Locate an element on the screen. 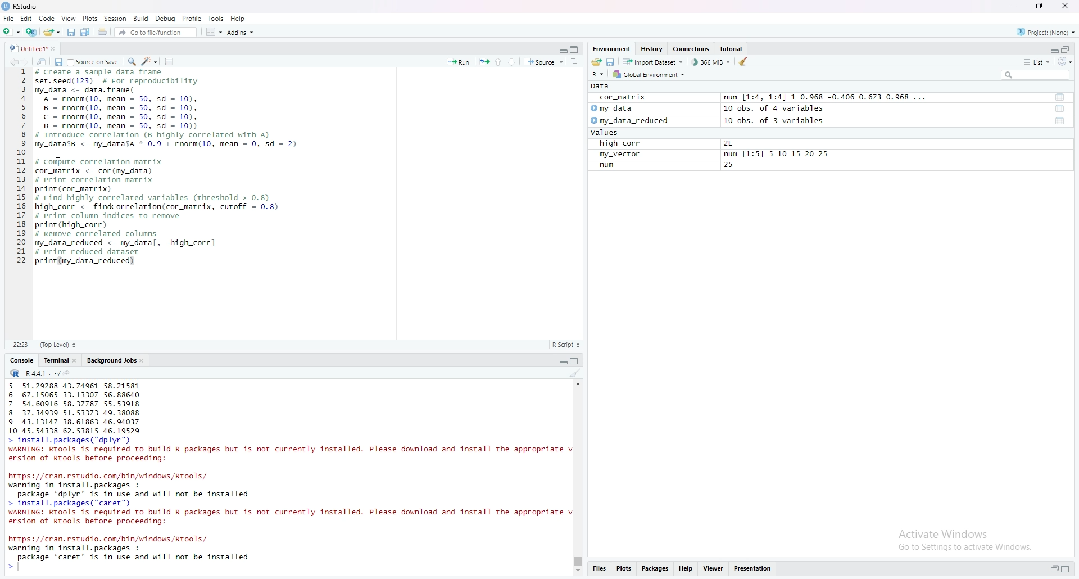 This screenshot has height=579, width=1079. edit is located at coordinates (150, 61).